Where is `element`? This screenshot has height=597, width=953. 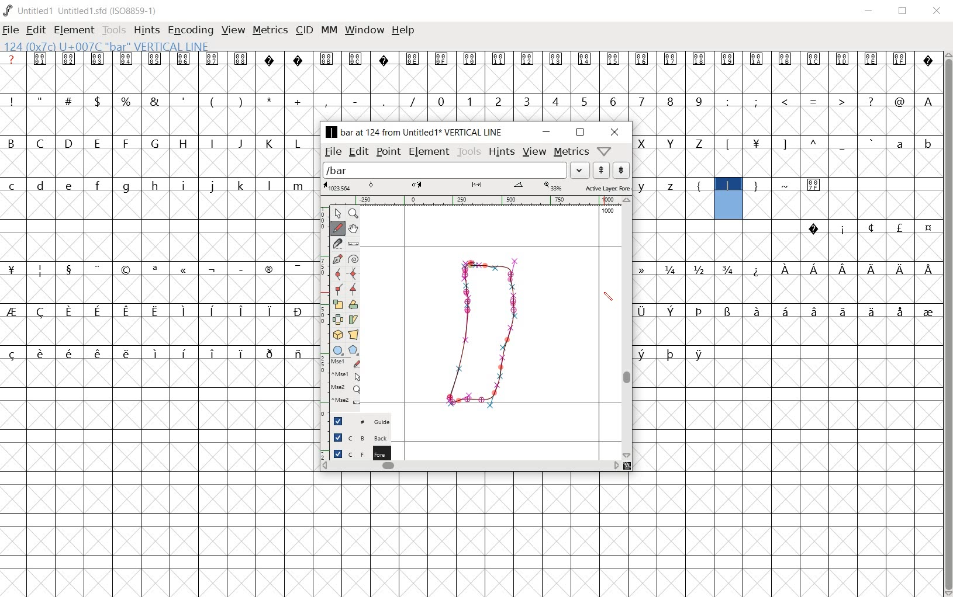 element is located at coordinates (74, 30).